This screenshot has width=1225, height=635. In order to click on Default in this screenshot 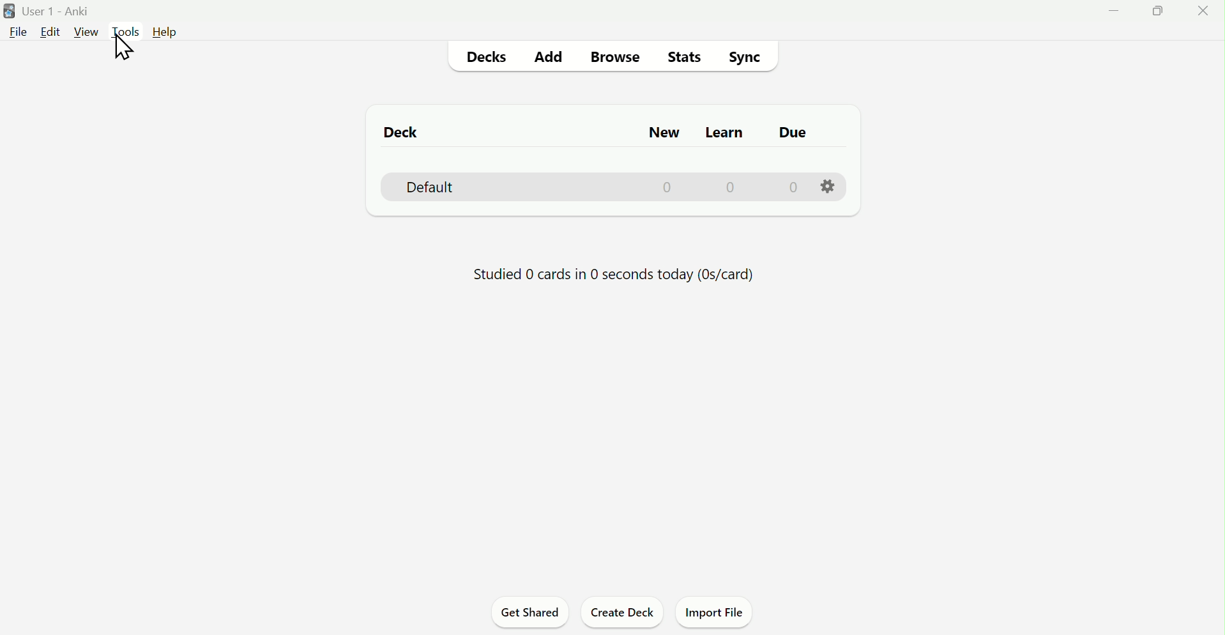, I will do `click(589, 187)`.